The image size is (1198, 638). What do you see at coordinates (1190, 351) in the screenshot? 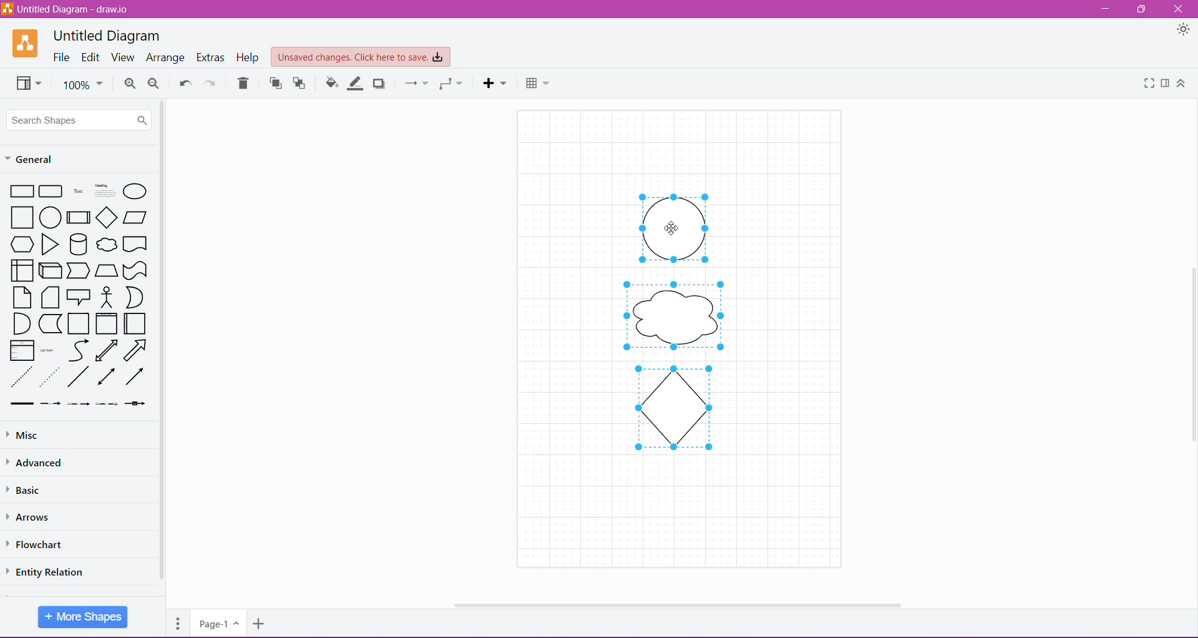
I see `Vertical Scroll Bar` at bounding box center [1190, 351].